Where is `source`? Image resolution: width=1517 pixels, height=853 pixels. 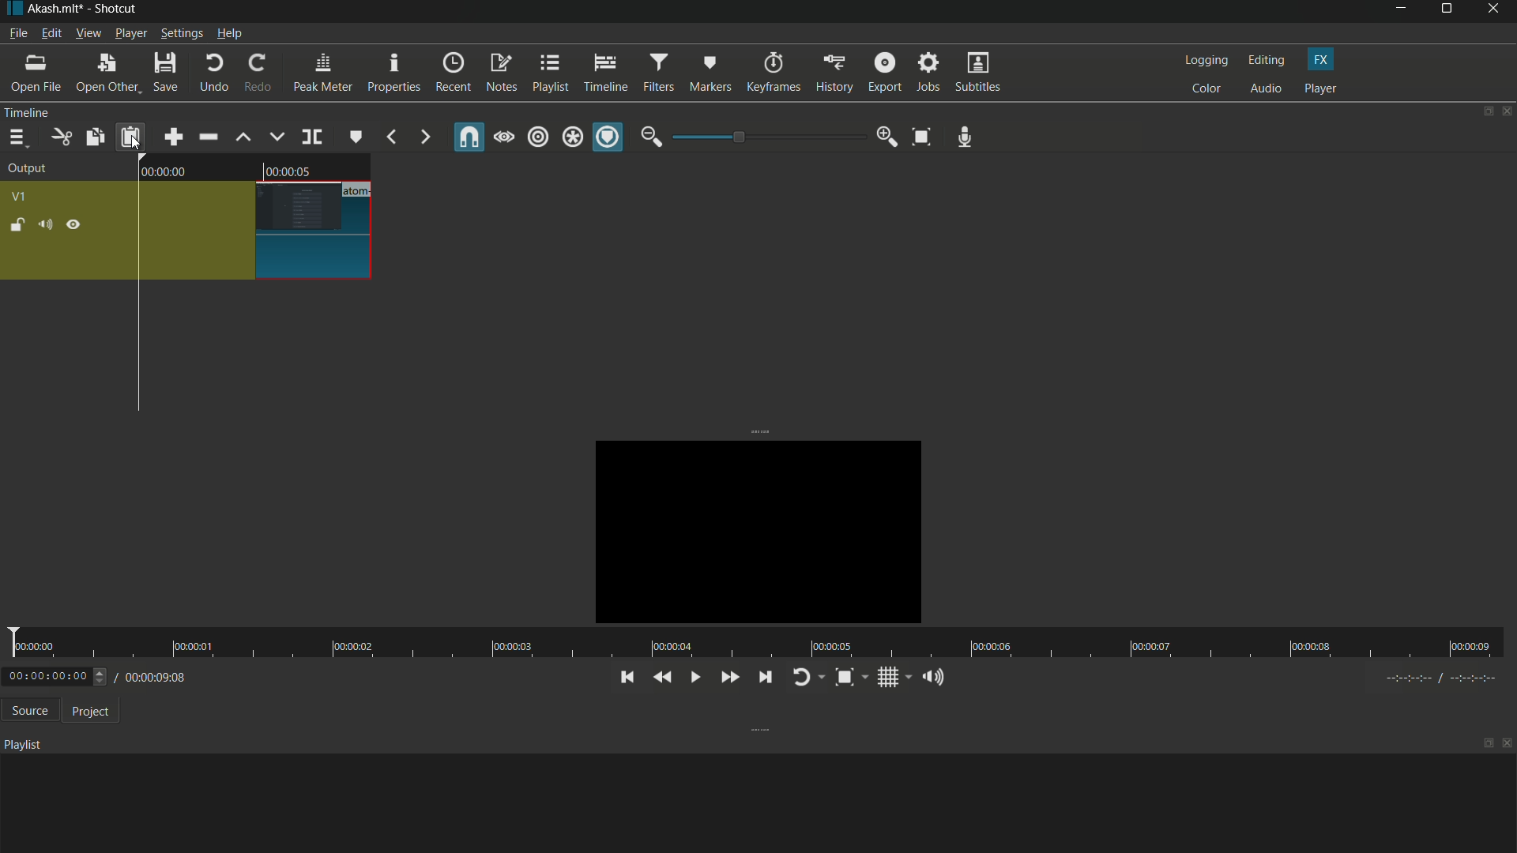
source is located at coordinates (26, 711).